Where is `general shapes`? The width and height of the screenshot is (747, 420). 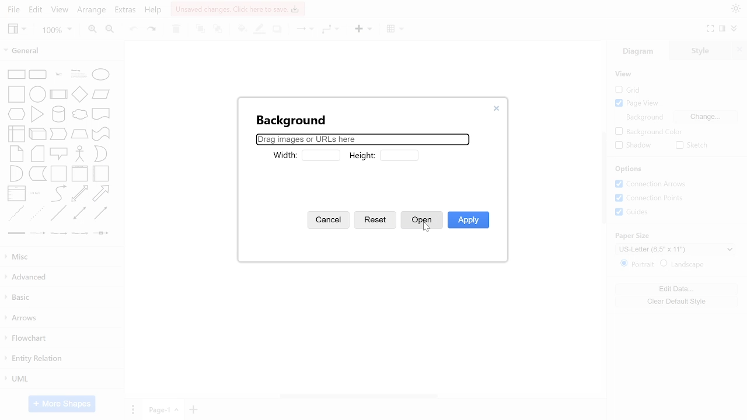
general shapes is located at coordinates (101, 94).